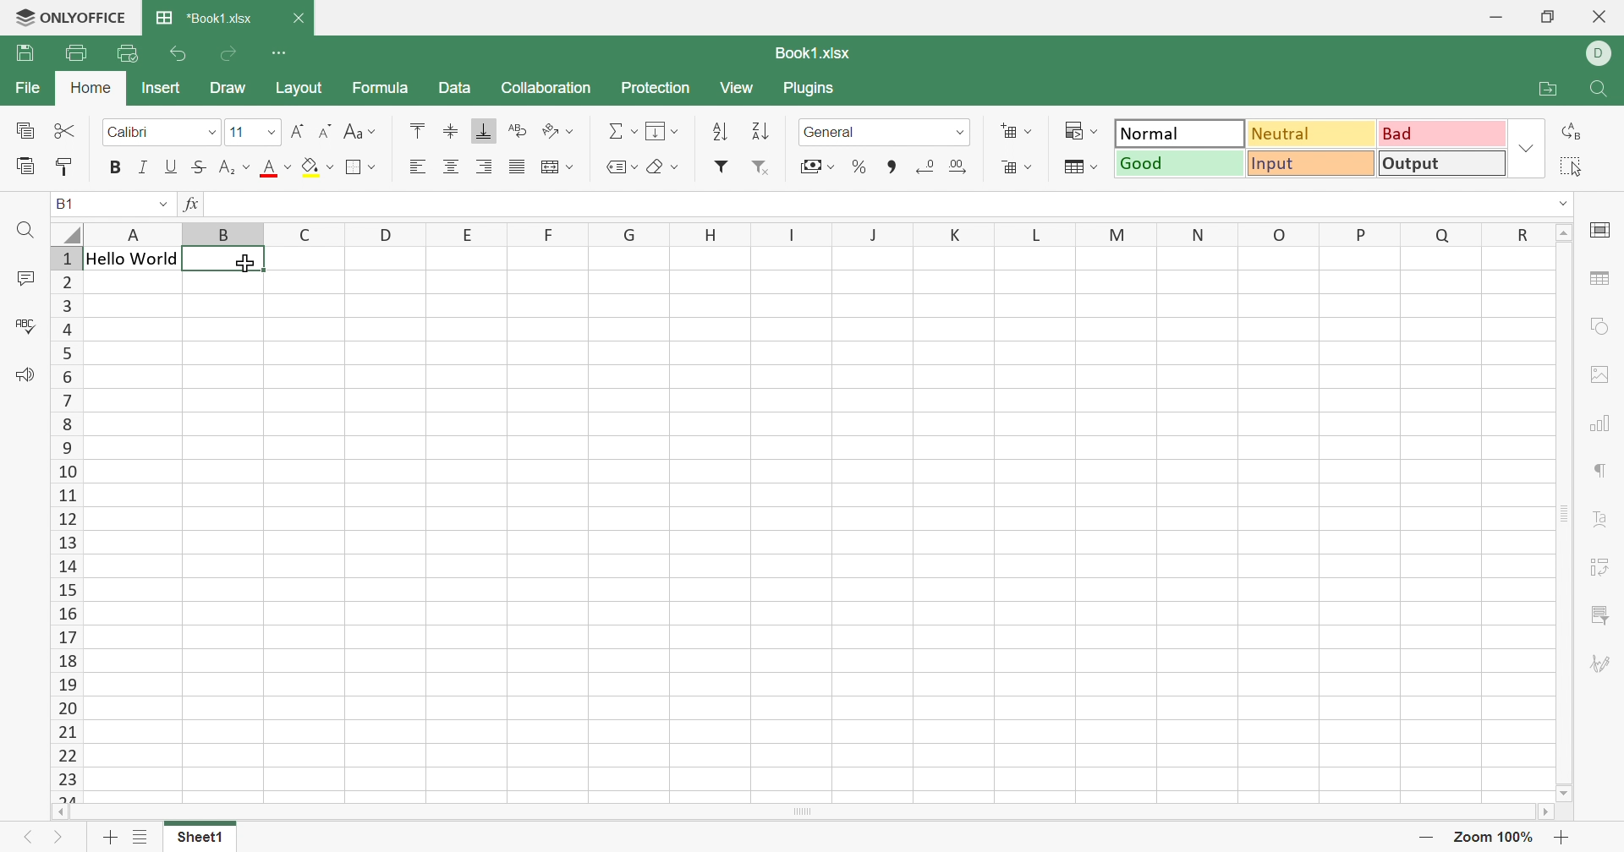 The height and width of the screenshot is (852, 1624). I want to click on Previous, so click(30, 841).